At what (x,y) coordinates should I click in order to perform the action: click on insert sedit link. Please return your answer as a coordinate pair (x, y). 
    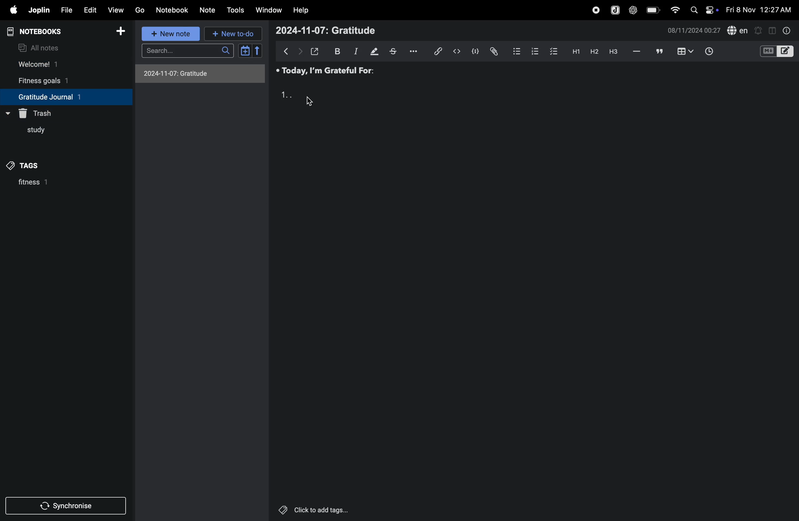
    Looking at the image, I should click on (438, 51).